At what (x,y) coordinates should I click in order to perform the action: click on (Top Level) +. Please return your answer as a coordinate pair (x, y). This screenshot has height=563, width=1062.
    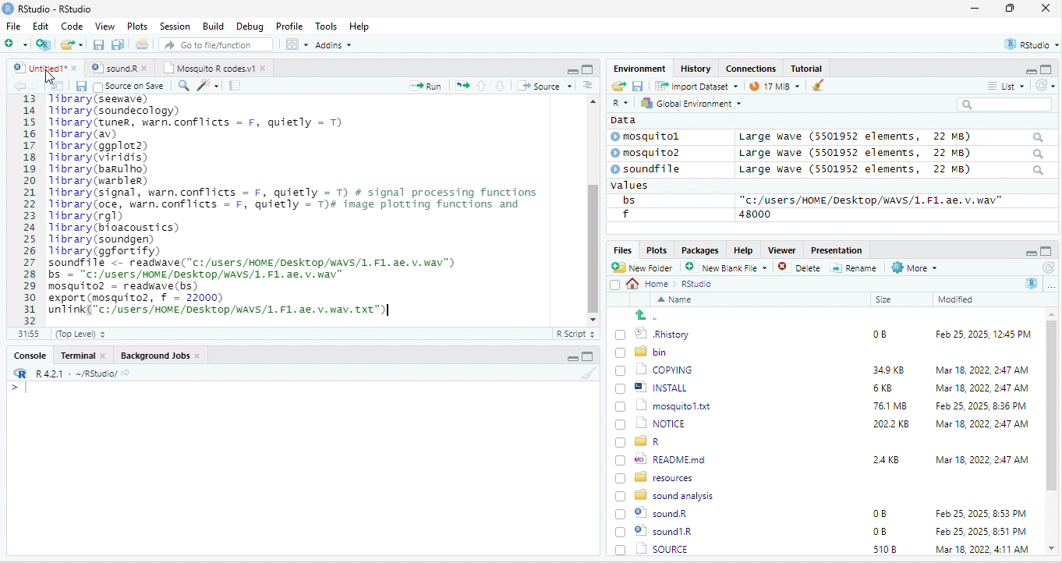
    Looking at the image, I should click on (80, 334).